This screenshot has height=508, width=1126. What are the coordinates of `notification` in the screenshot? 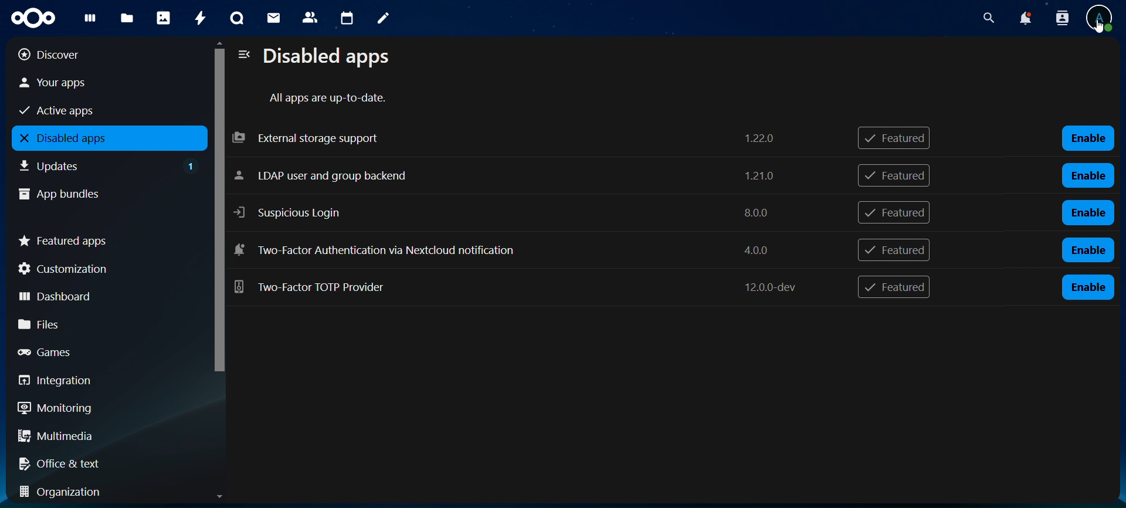 It's located at (1060, 18).